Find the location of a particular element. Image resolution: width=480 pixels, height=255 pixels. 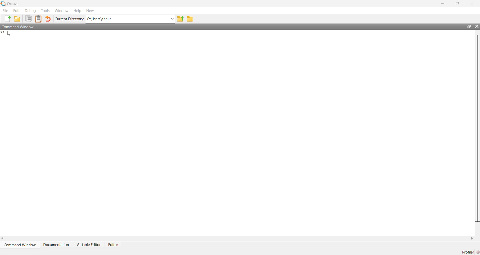

scroll right is located at coordinates (472, 239).